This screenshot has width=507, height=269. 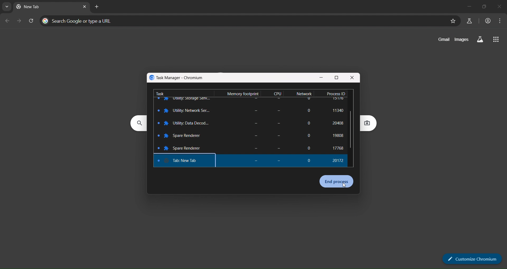 I want to click on 19808, so click(x=337, y=147).